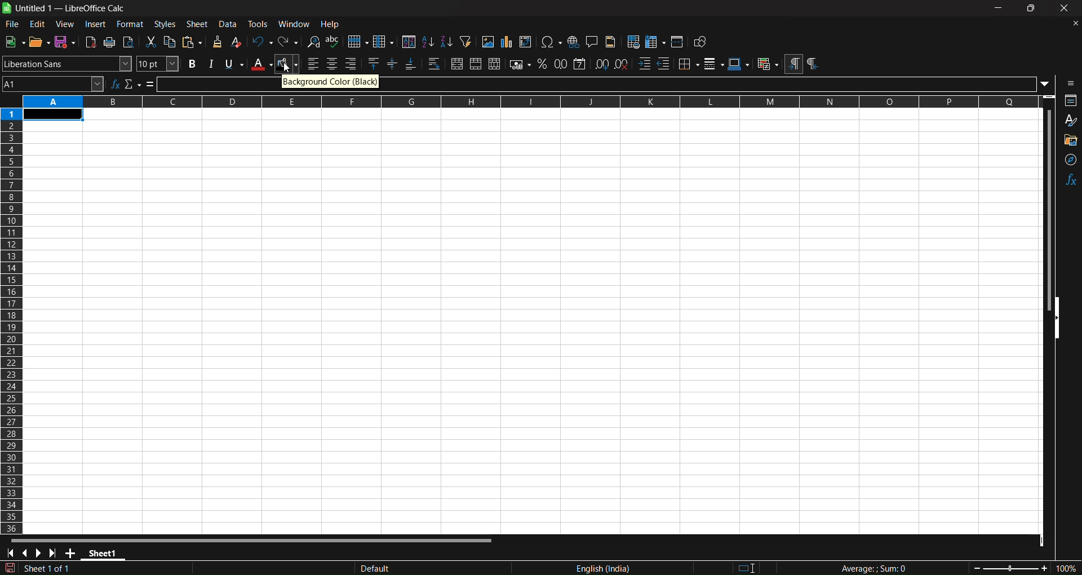 The height and width of the screenshot is (575, 1082). Describe the element at coordinates (26, 553) in the screenshot. I see `scroll to previous sheet` at that location.